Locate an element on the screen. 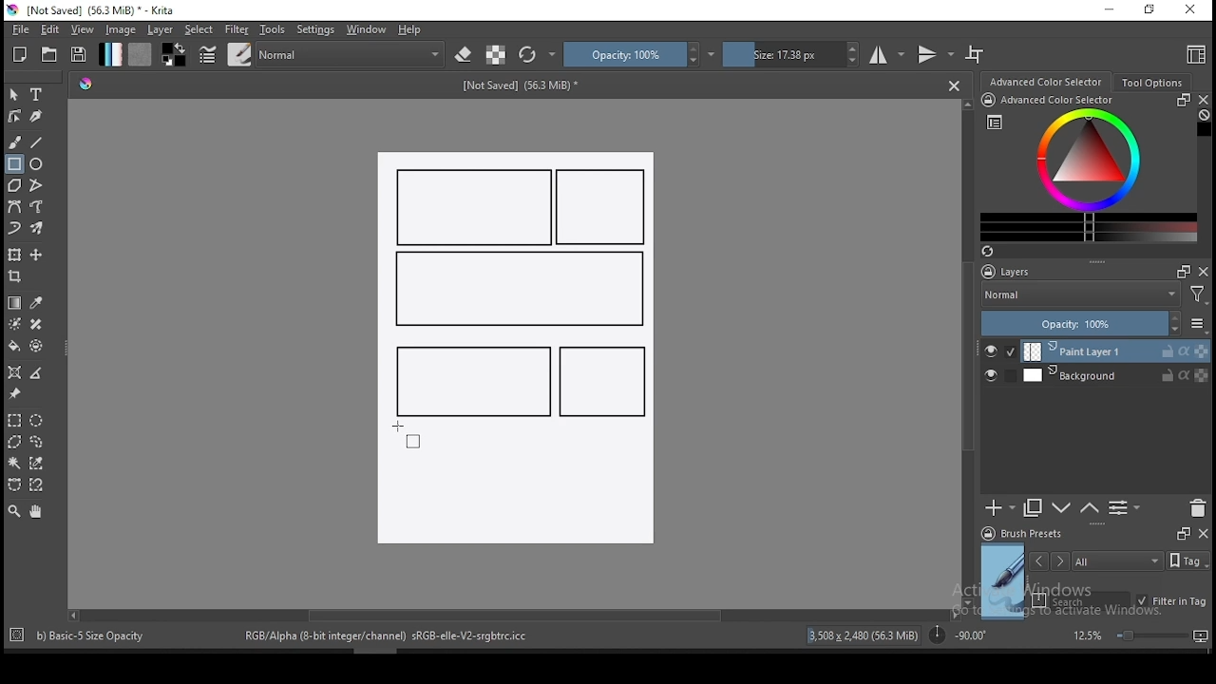 This screenshot has height=684, width=1216. new rectangle is located at coordinates (475, 207).